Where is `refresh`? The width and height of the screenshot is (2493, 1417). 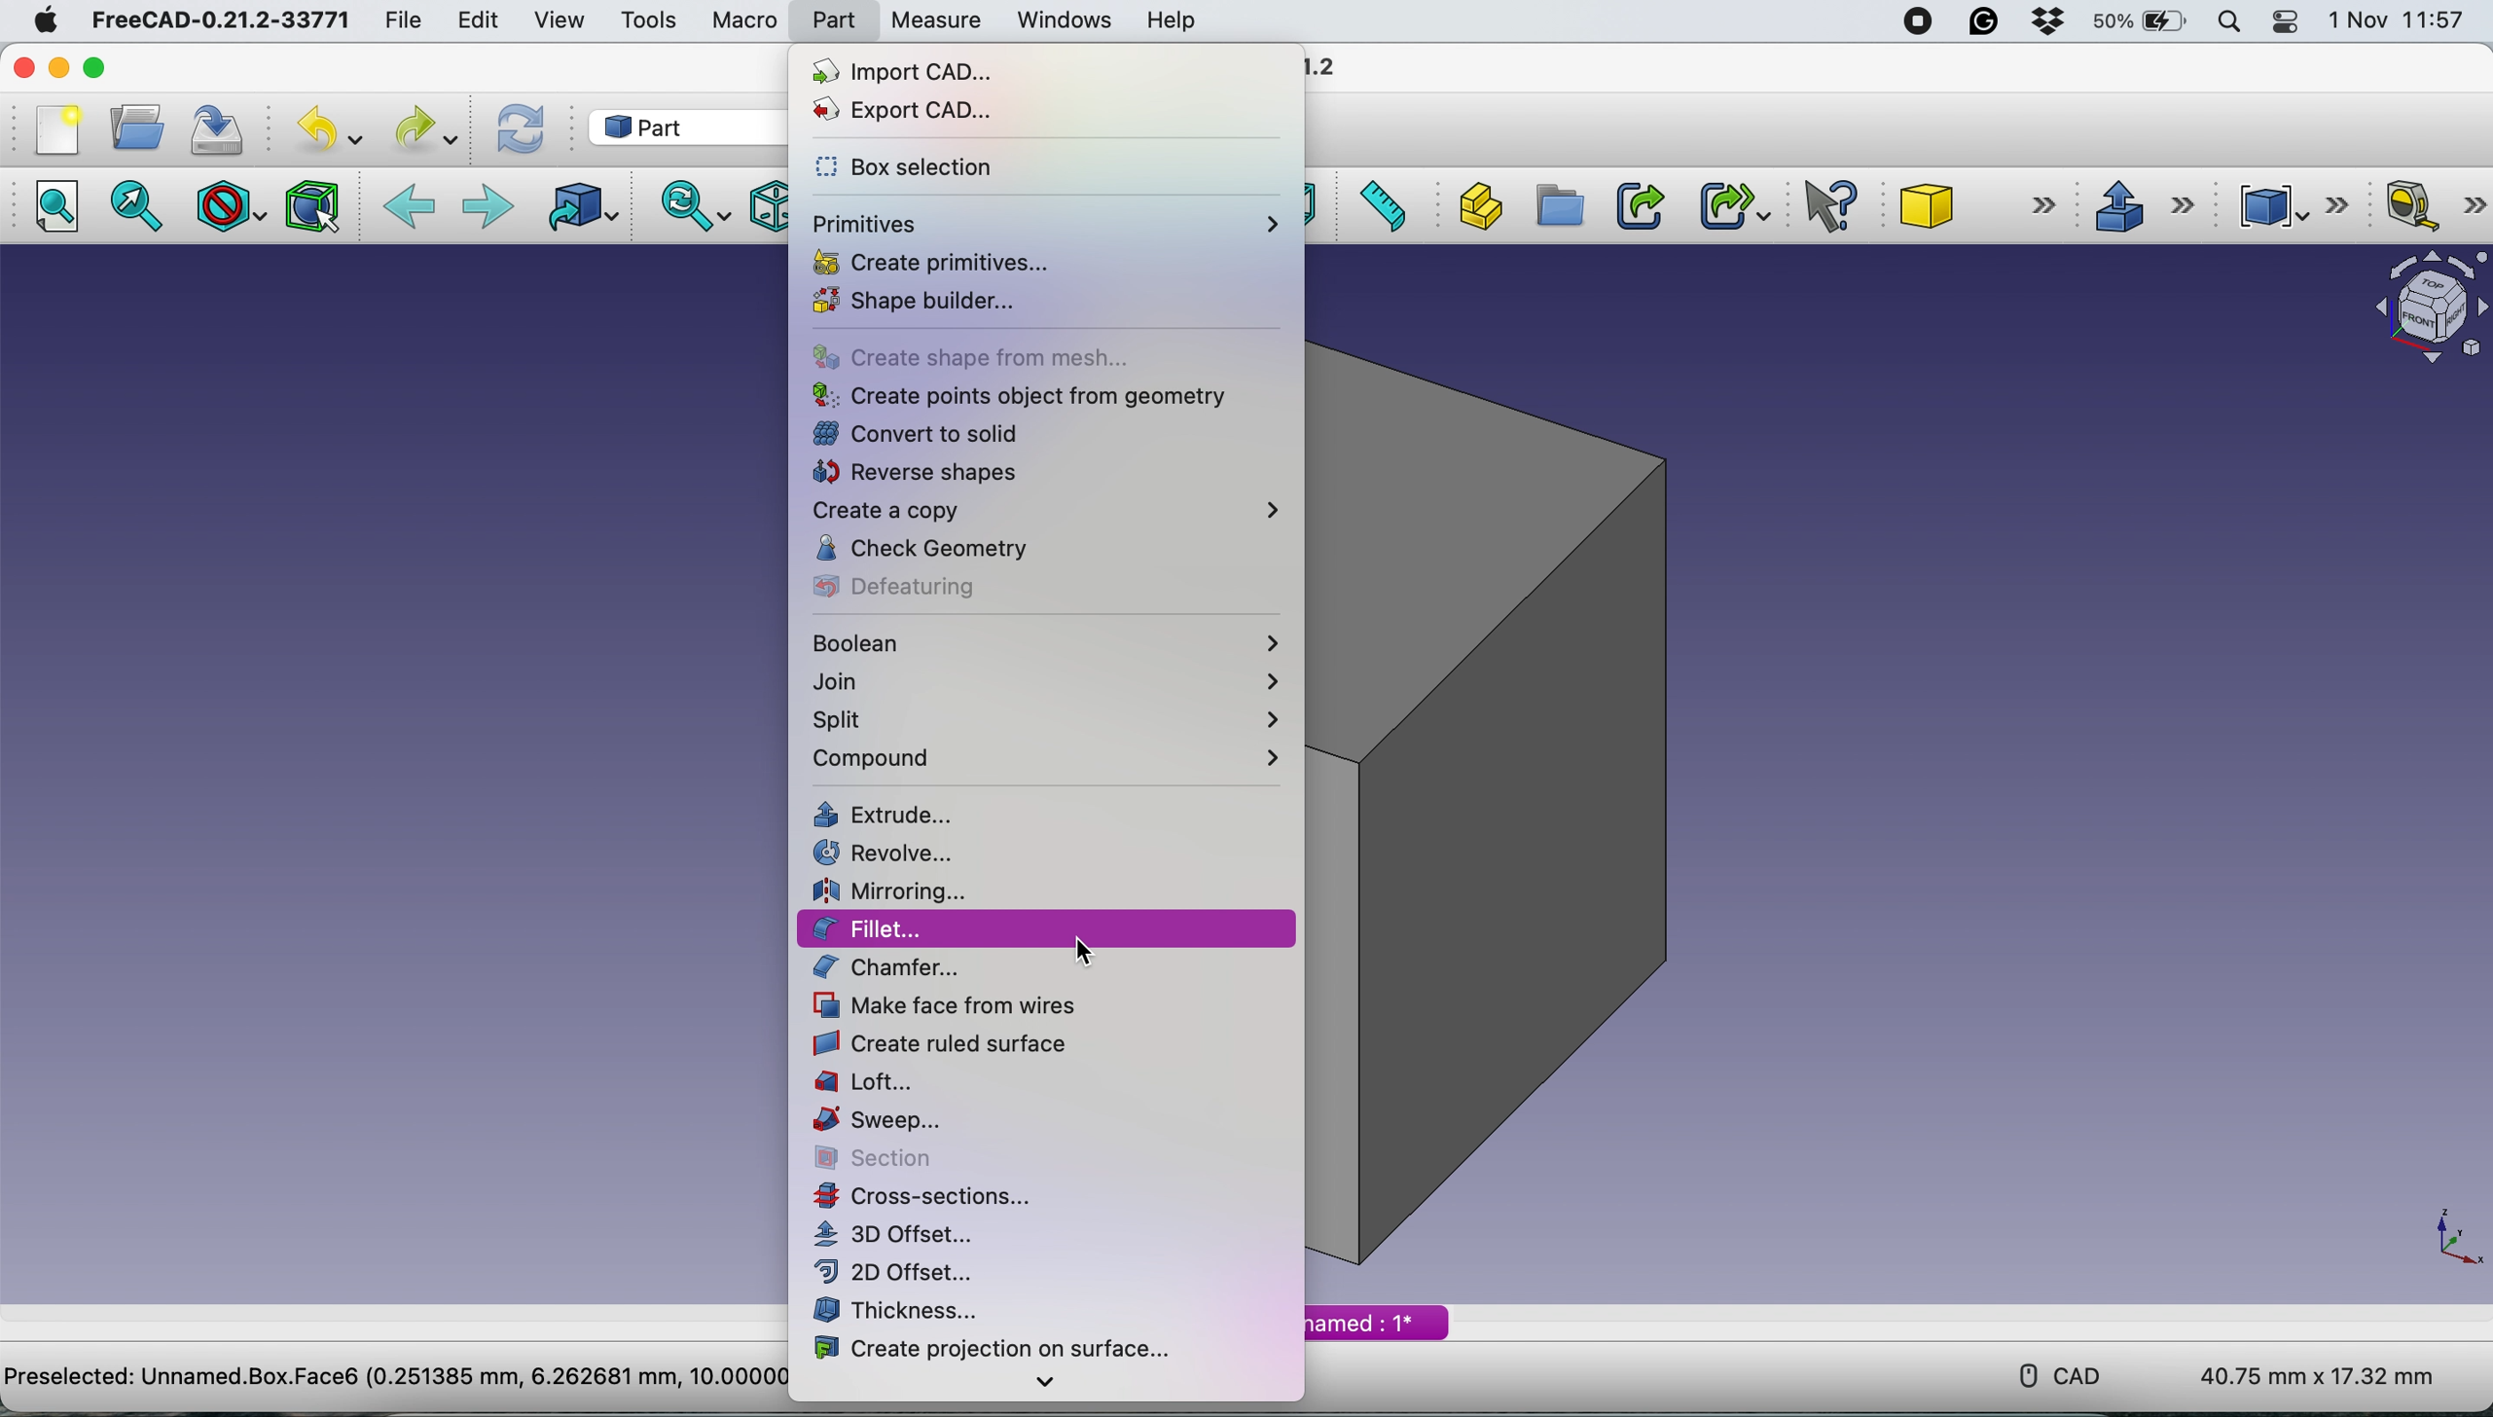 refresh is located at coordinates (518, 130).